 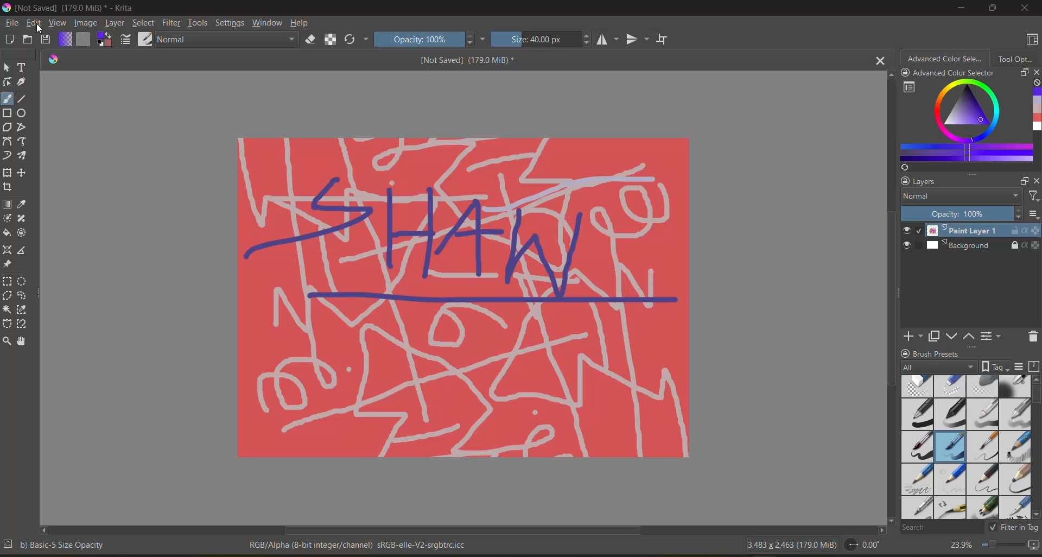 I want to click on edit brush settings, so click(x=126, y=40).